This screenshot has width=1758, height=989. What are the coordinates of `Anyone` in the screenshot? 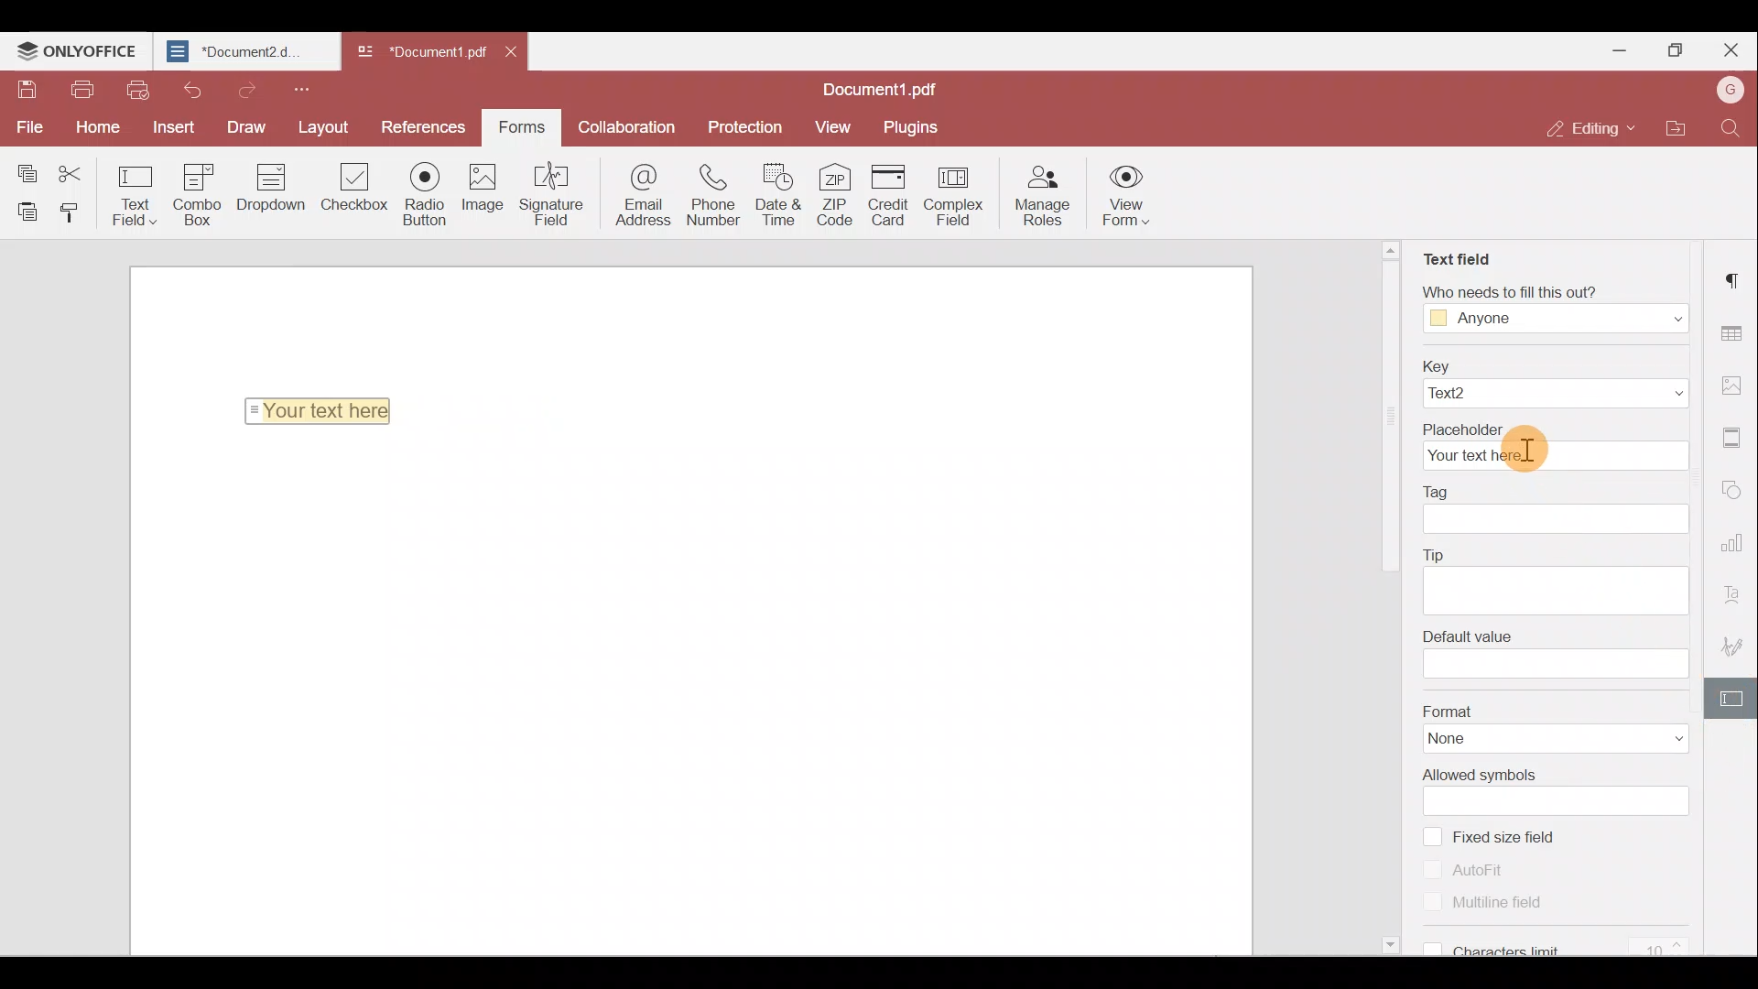 It's located at (1485, 320).